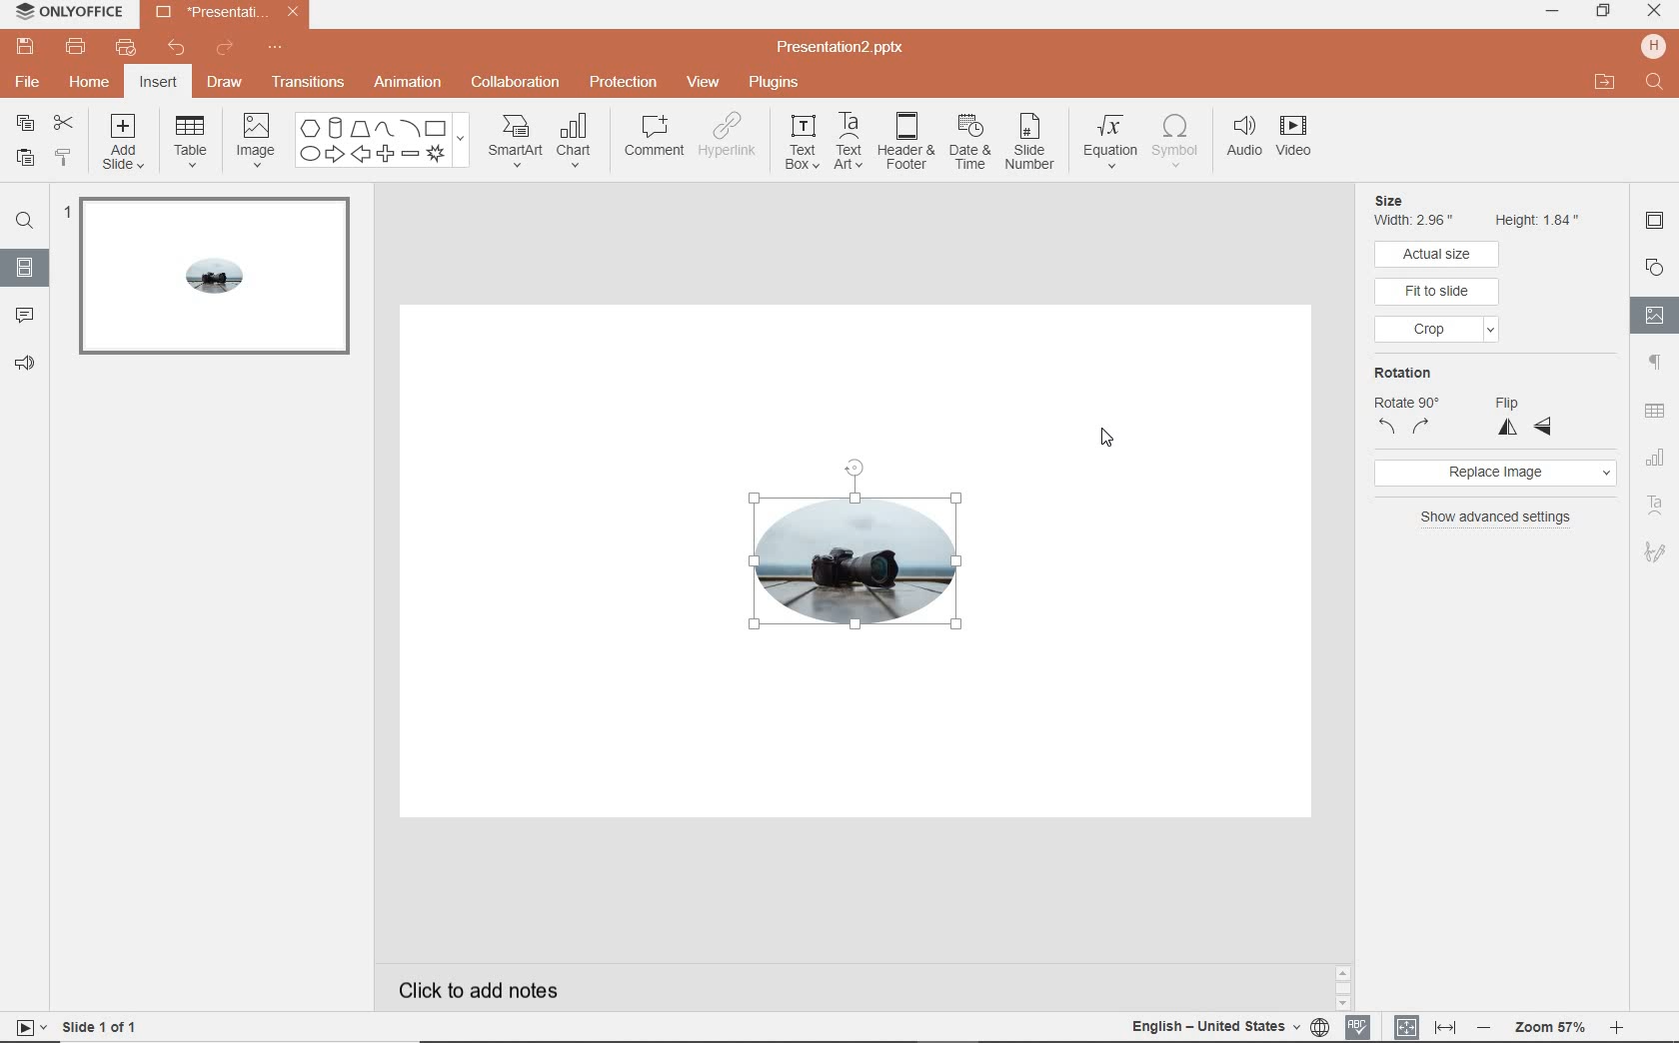 The height and width of the screenshot is (1043, 1679). What do you see at coordinates (802, 145) in the screenshot?
I see `text box` at bounding box center [802, 145].